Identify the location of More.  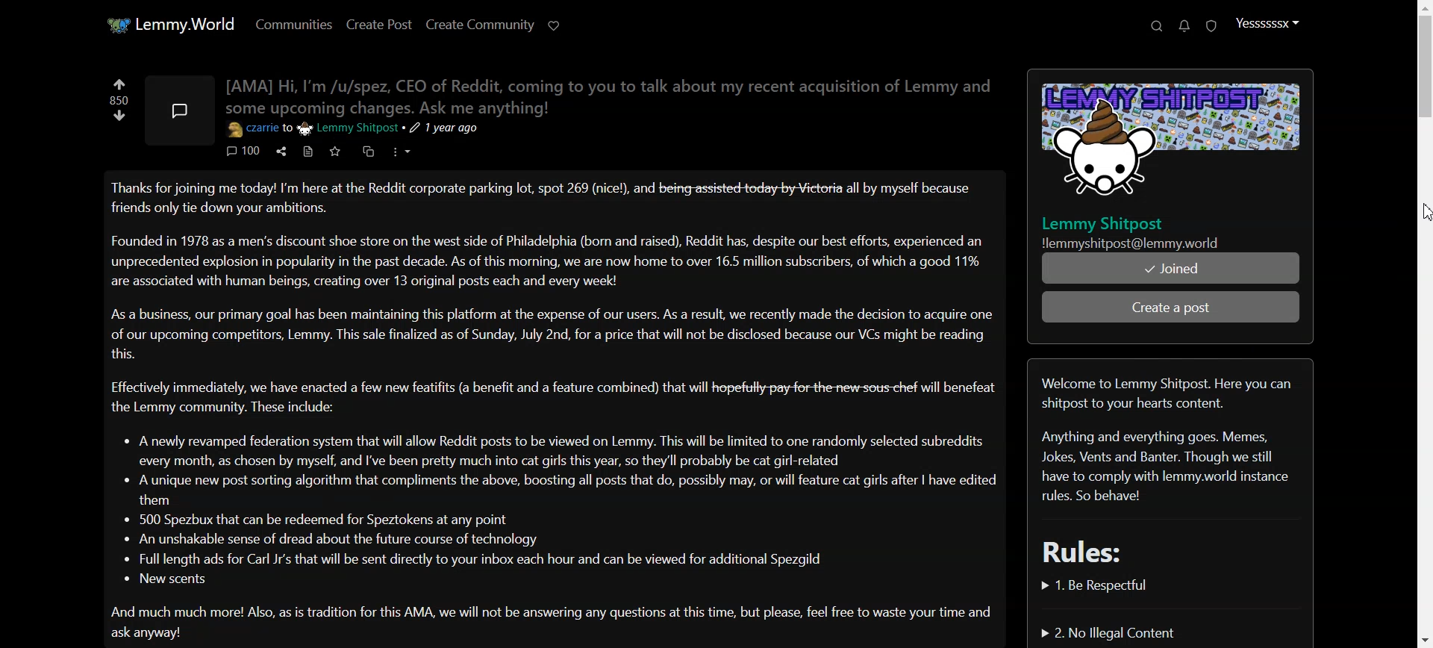
(400, 151).